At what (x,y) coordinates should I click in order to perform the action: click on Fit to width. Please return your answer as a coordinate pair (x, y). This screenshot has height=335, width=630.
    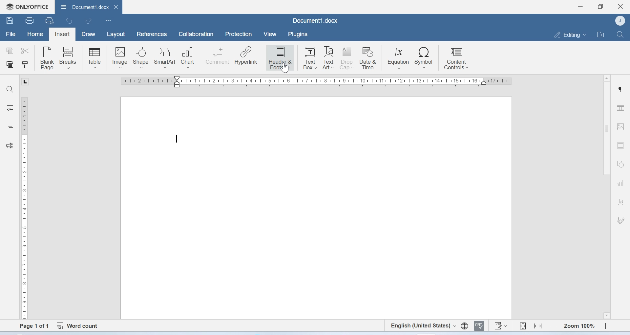
    Looking at the image, I should click on (537, 325).